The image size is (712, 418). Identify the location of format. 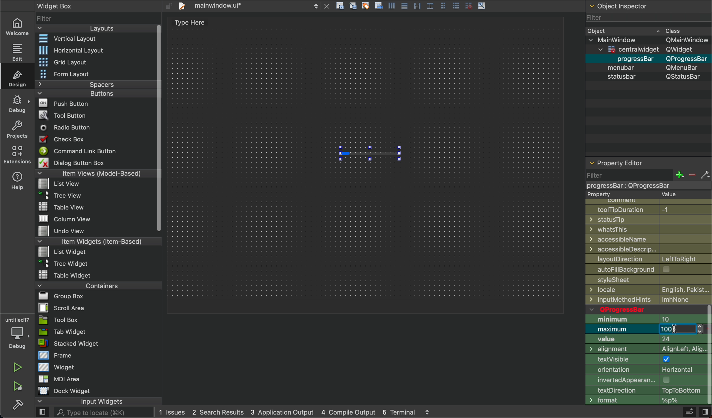
(644, 401).